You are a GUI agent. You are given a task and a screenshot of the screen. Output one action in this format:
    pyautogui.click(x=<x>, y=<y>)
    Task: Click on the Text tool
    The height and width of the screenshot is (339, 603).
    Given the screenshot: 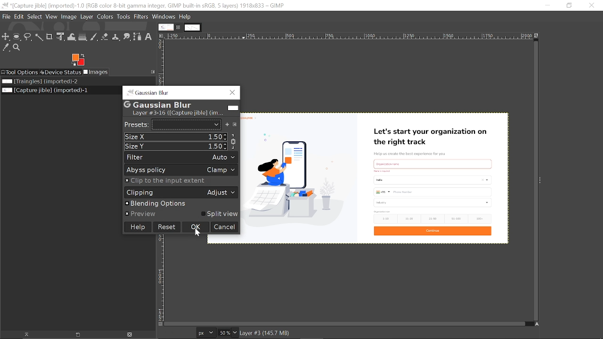 What is the action you would take?
    pyautogui.click(x=149, y=37)
    